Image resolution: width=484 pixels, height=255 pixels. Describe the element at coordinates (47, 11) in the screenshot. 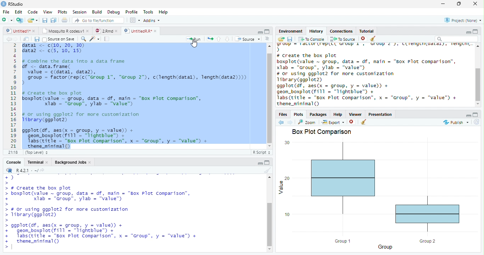

I see `View` at that location.